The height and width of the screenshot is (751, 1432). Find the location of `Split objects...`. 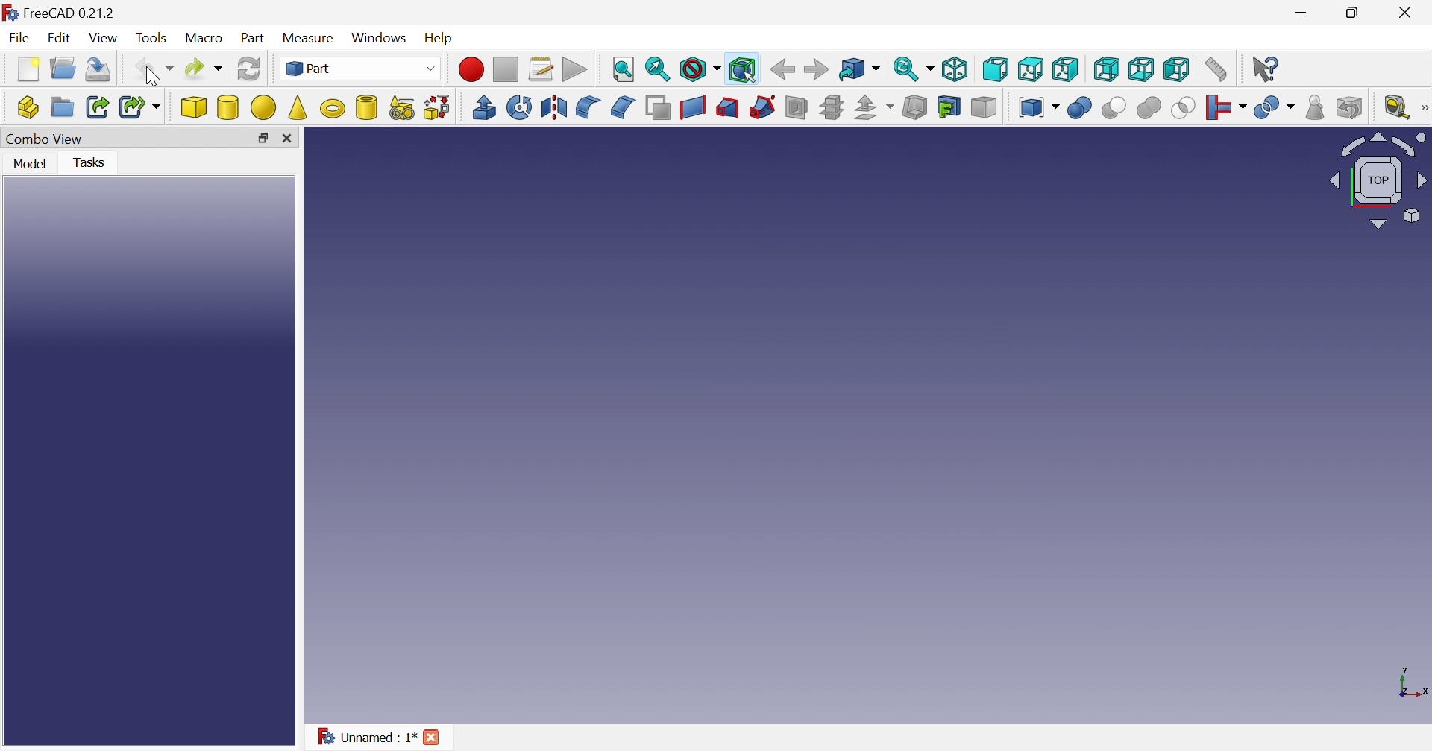

Split objects... is located at coordinates (1274, 108).